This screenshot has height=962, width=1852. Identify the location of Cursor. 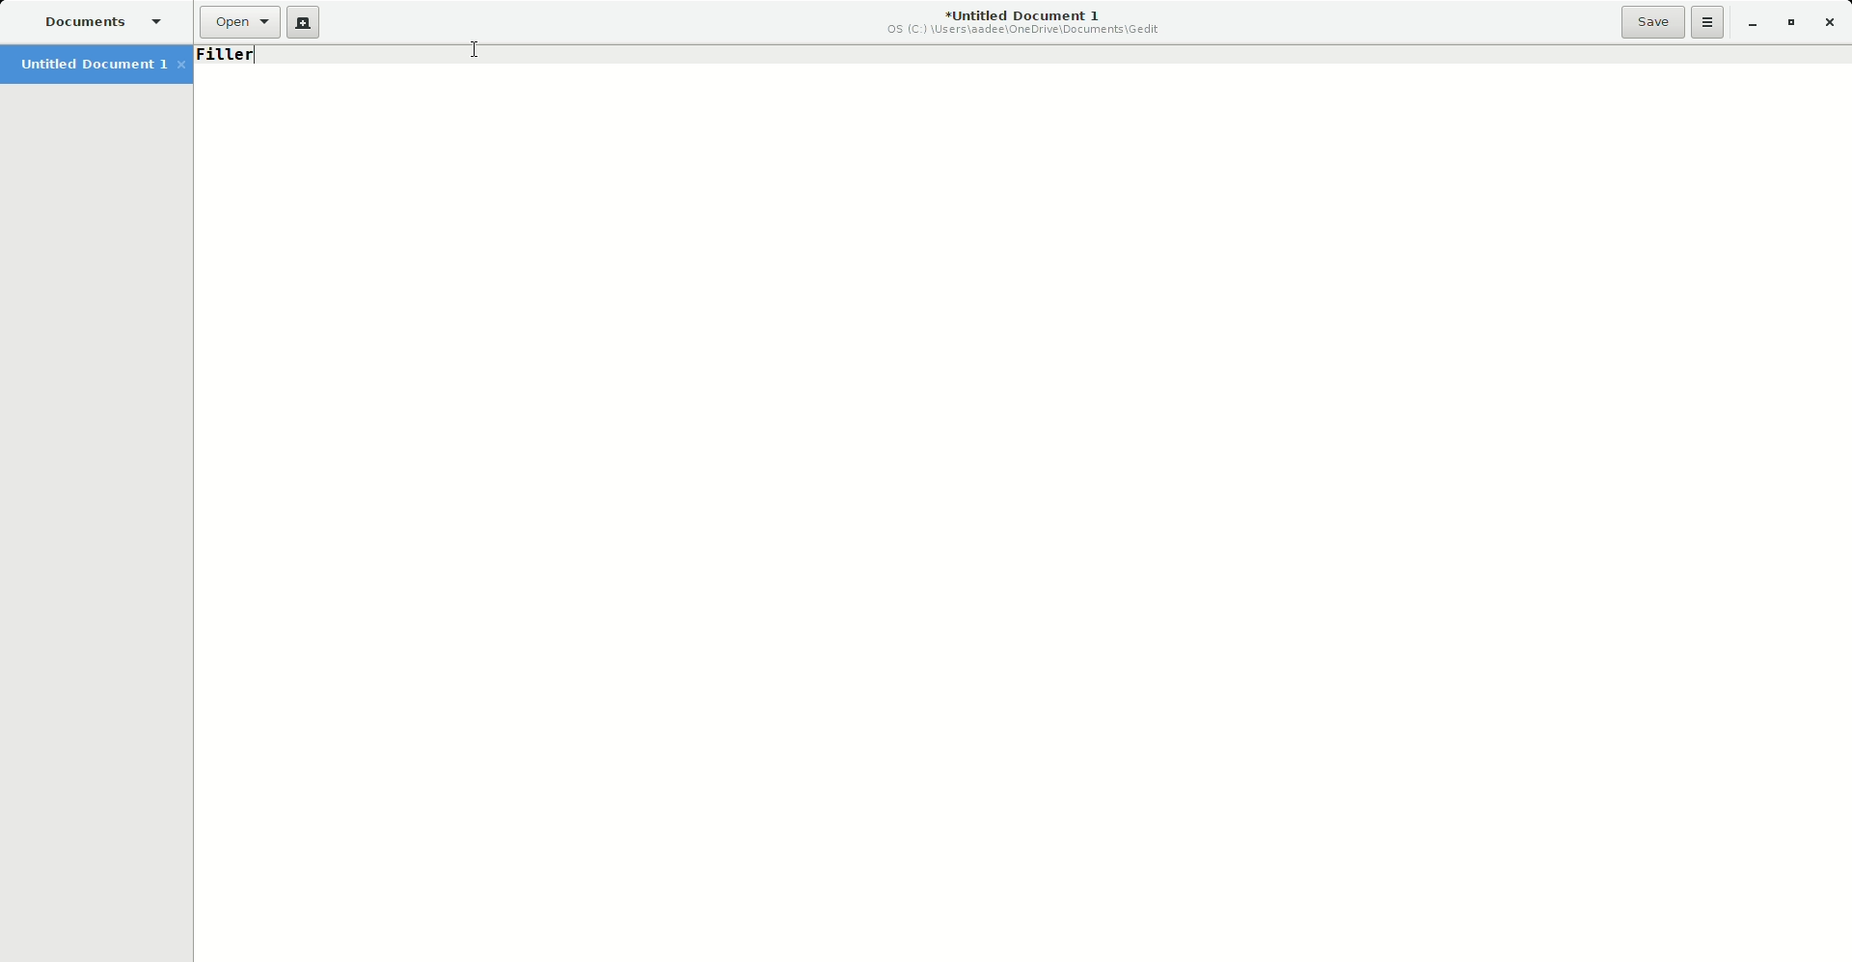
(475, 52).